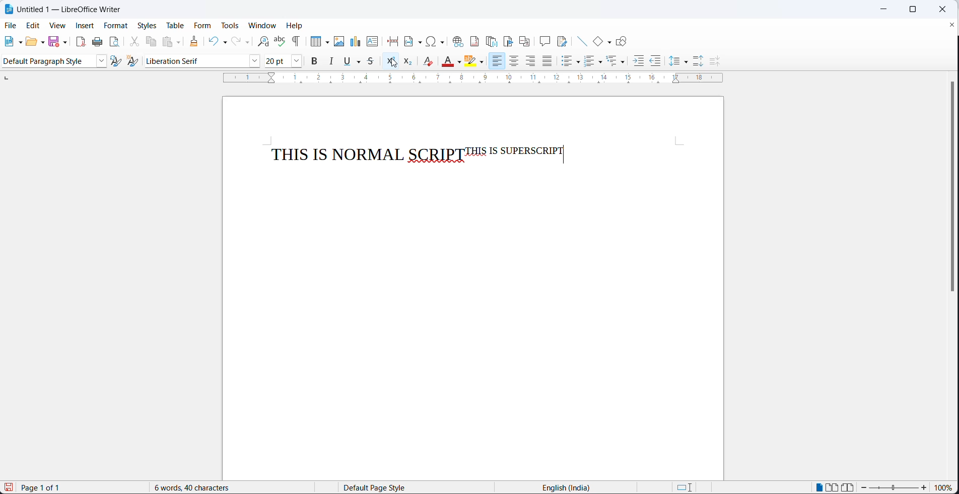  Describe the element at coordinates (514, 150) in the screenshot. I see `superscript text` at that location.